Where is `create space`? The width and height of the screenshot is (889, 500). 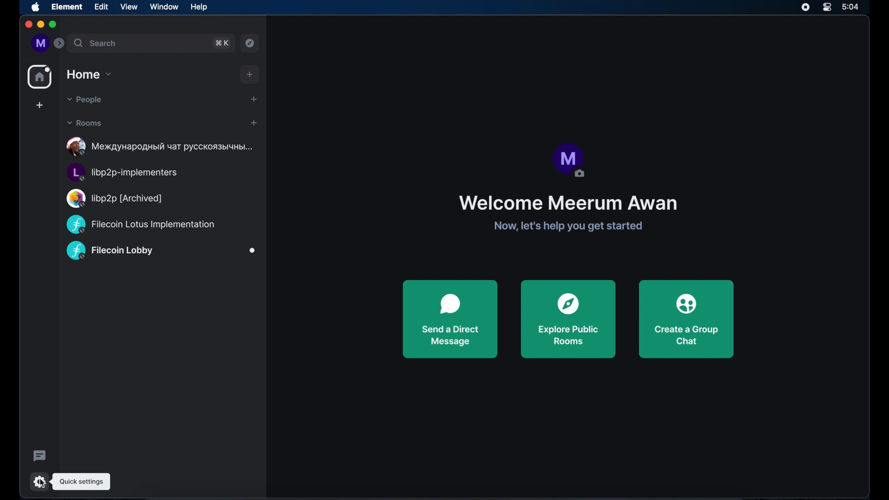
create space is located at coordinates (40, 105).